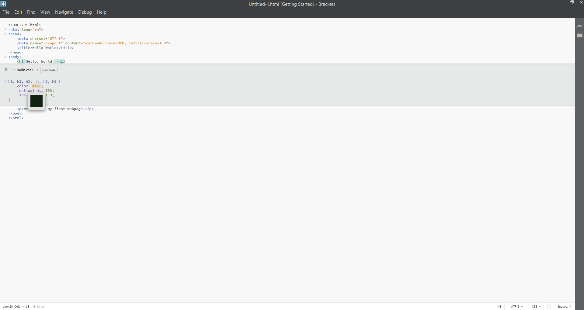  Describe the element at coordinates (290, 5) in the screenshot. I see `title` at that location.